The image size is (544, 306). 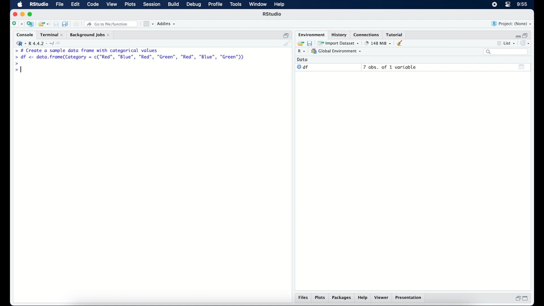 I want to click on list, so click(x=510, y=43).